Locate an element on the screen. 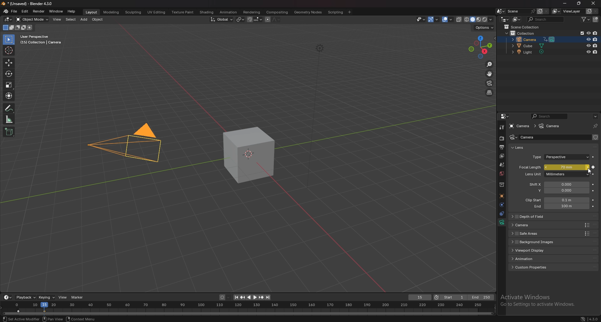 This screenshot has height=322, width=601. camera is located at coordinates (551, 126).